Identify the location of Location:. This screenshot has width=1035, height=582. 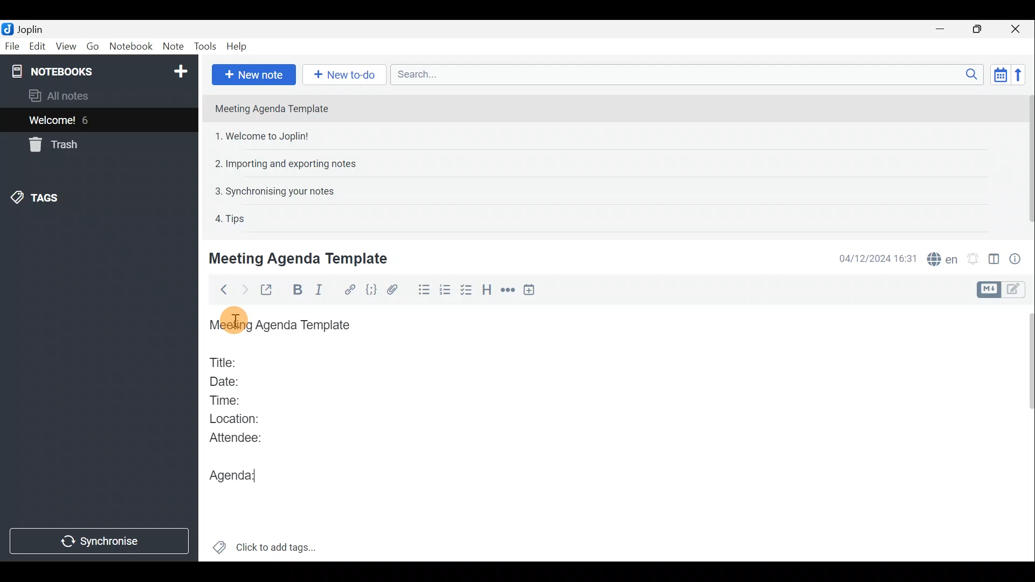
(238, 419).